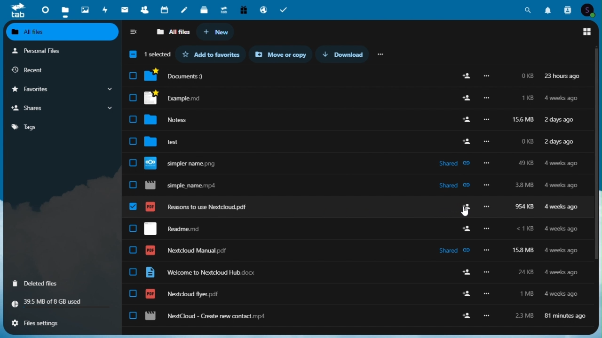 The width and height of the screenshot is (602, 338). What do you see at coordinates (188, 163) in the screenshot?
I see `simpler name.png` at bounding box center [188, 163].